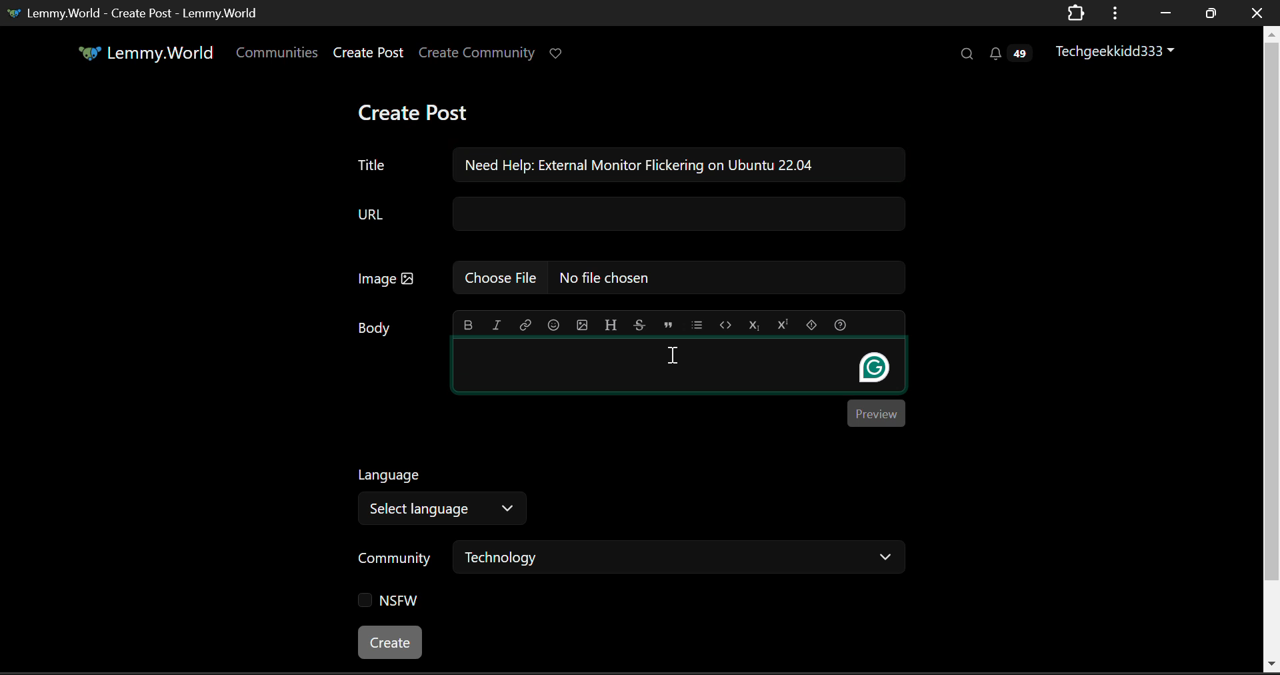 The height and width of the screenshot is (675, 1280). Describe the element at coordinates (389, 603) in the screenshot. I see `NSFW Checkbox` at that location.